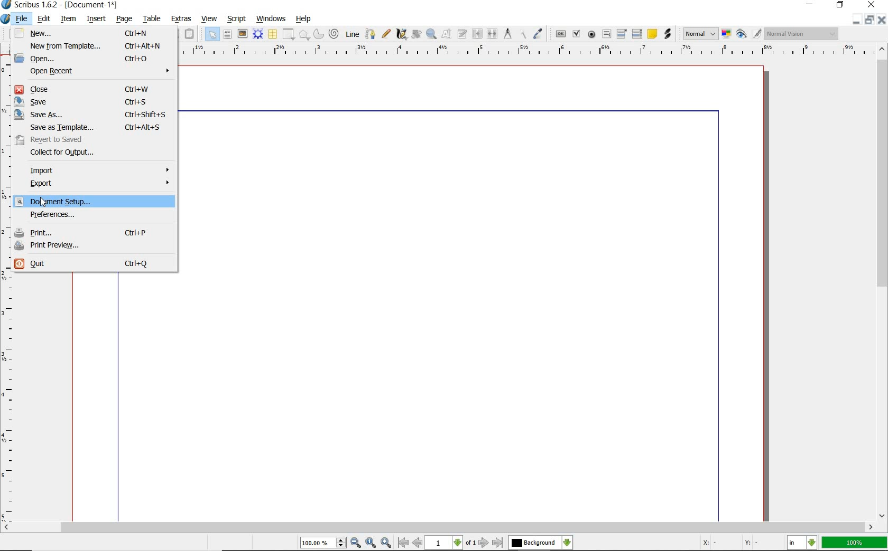 The height and width of the screenshot is (551, 888). What do you see at coordinates (525, 53) in the screenshot?
I see `ruler` at bounding box center [525, 53].